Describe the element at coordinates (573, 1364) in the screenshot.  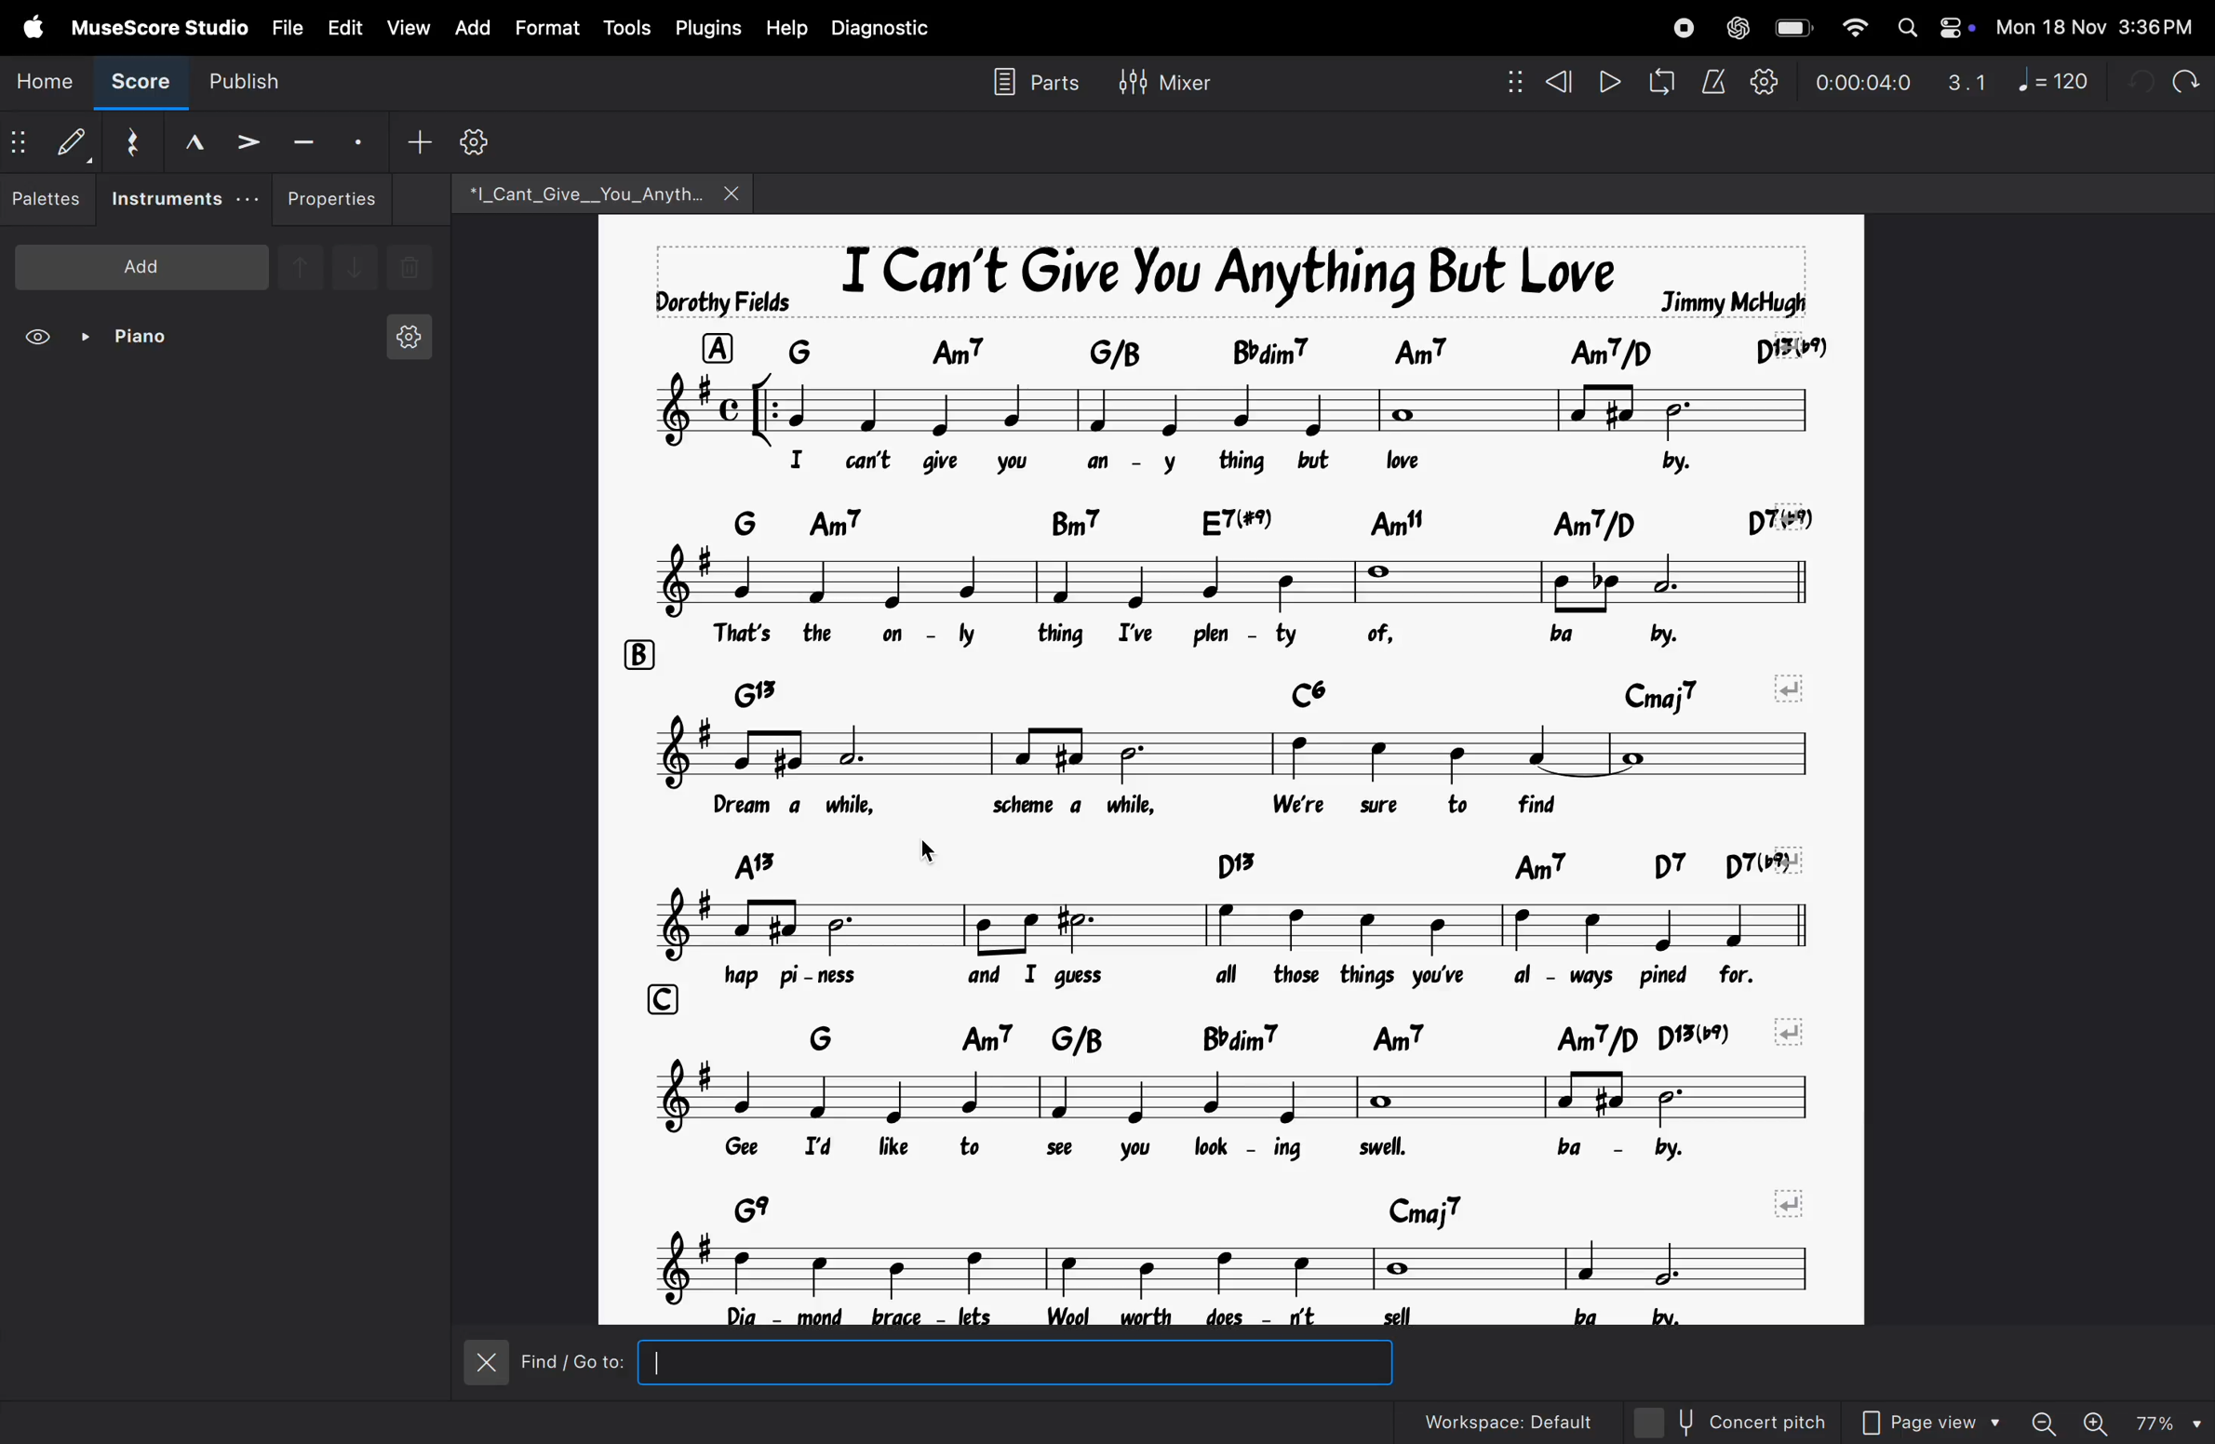
I see `Find/Go to` at that location.